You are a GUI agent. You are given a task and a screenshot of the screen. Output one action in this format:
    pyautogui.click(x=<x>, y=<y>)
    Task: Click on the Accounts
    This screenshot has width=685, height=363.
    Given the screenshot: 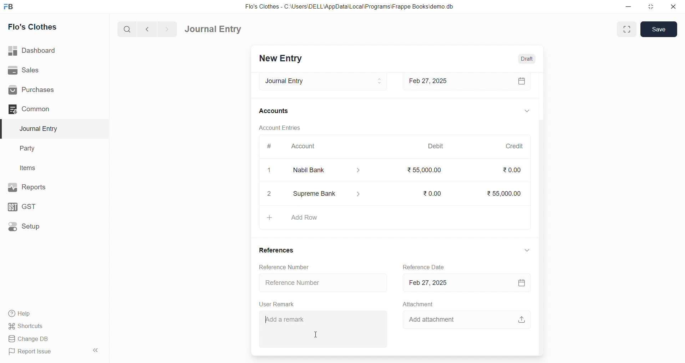 What is the action you would take?
    pyautogui.click(x=275, y=112)
    